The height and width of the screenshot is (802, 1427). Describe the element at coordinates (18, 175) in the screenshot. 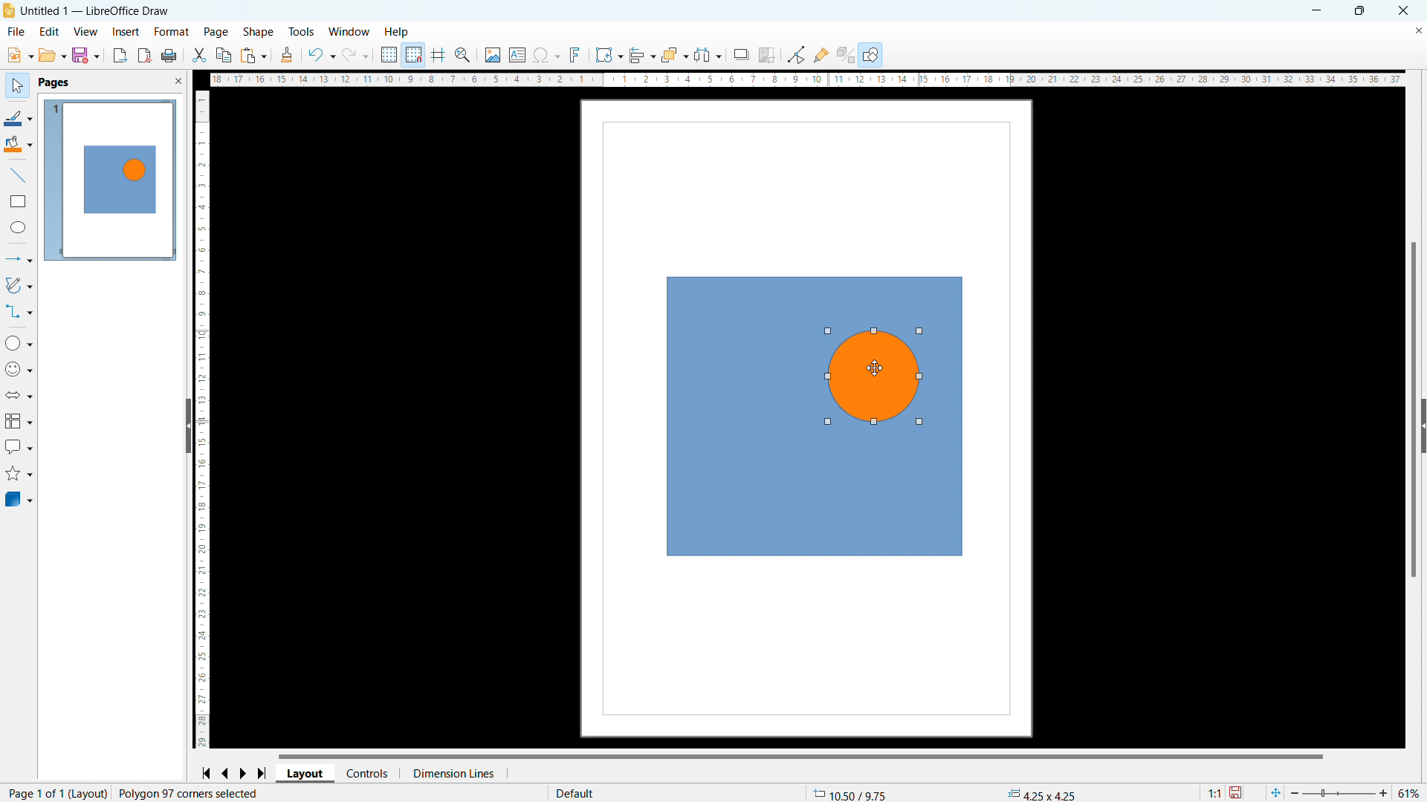

I see `line tool` at that location.